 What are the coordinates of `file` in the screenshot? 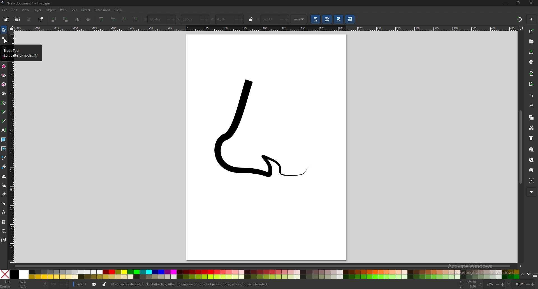 It's located at (5, 10).